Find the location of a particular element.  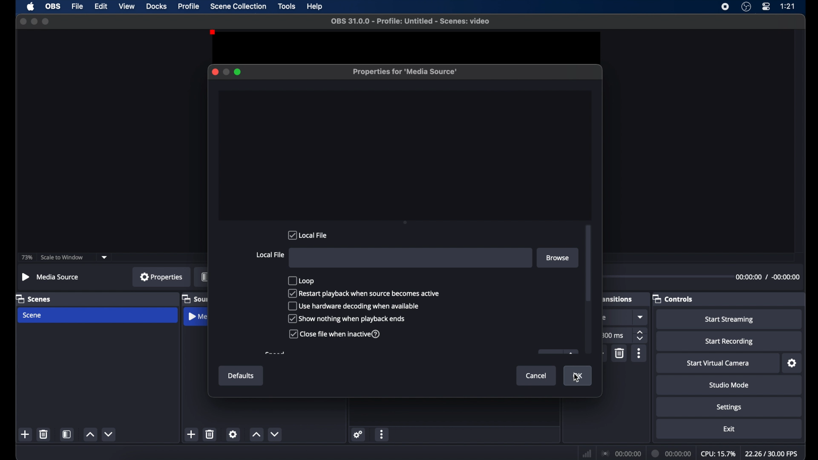

stepper buttons is located at coordinates (641, 336).